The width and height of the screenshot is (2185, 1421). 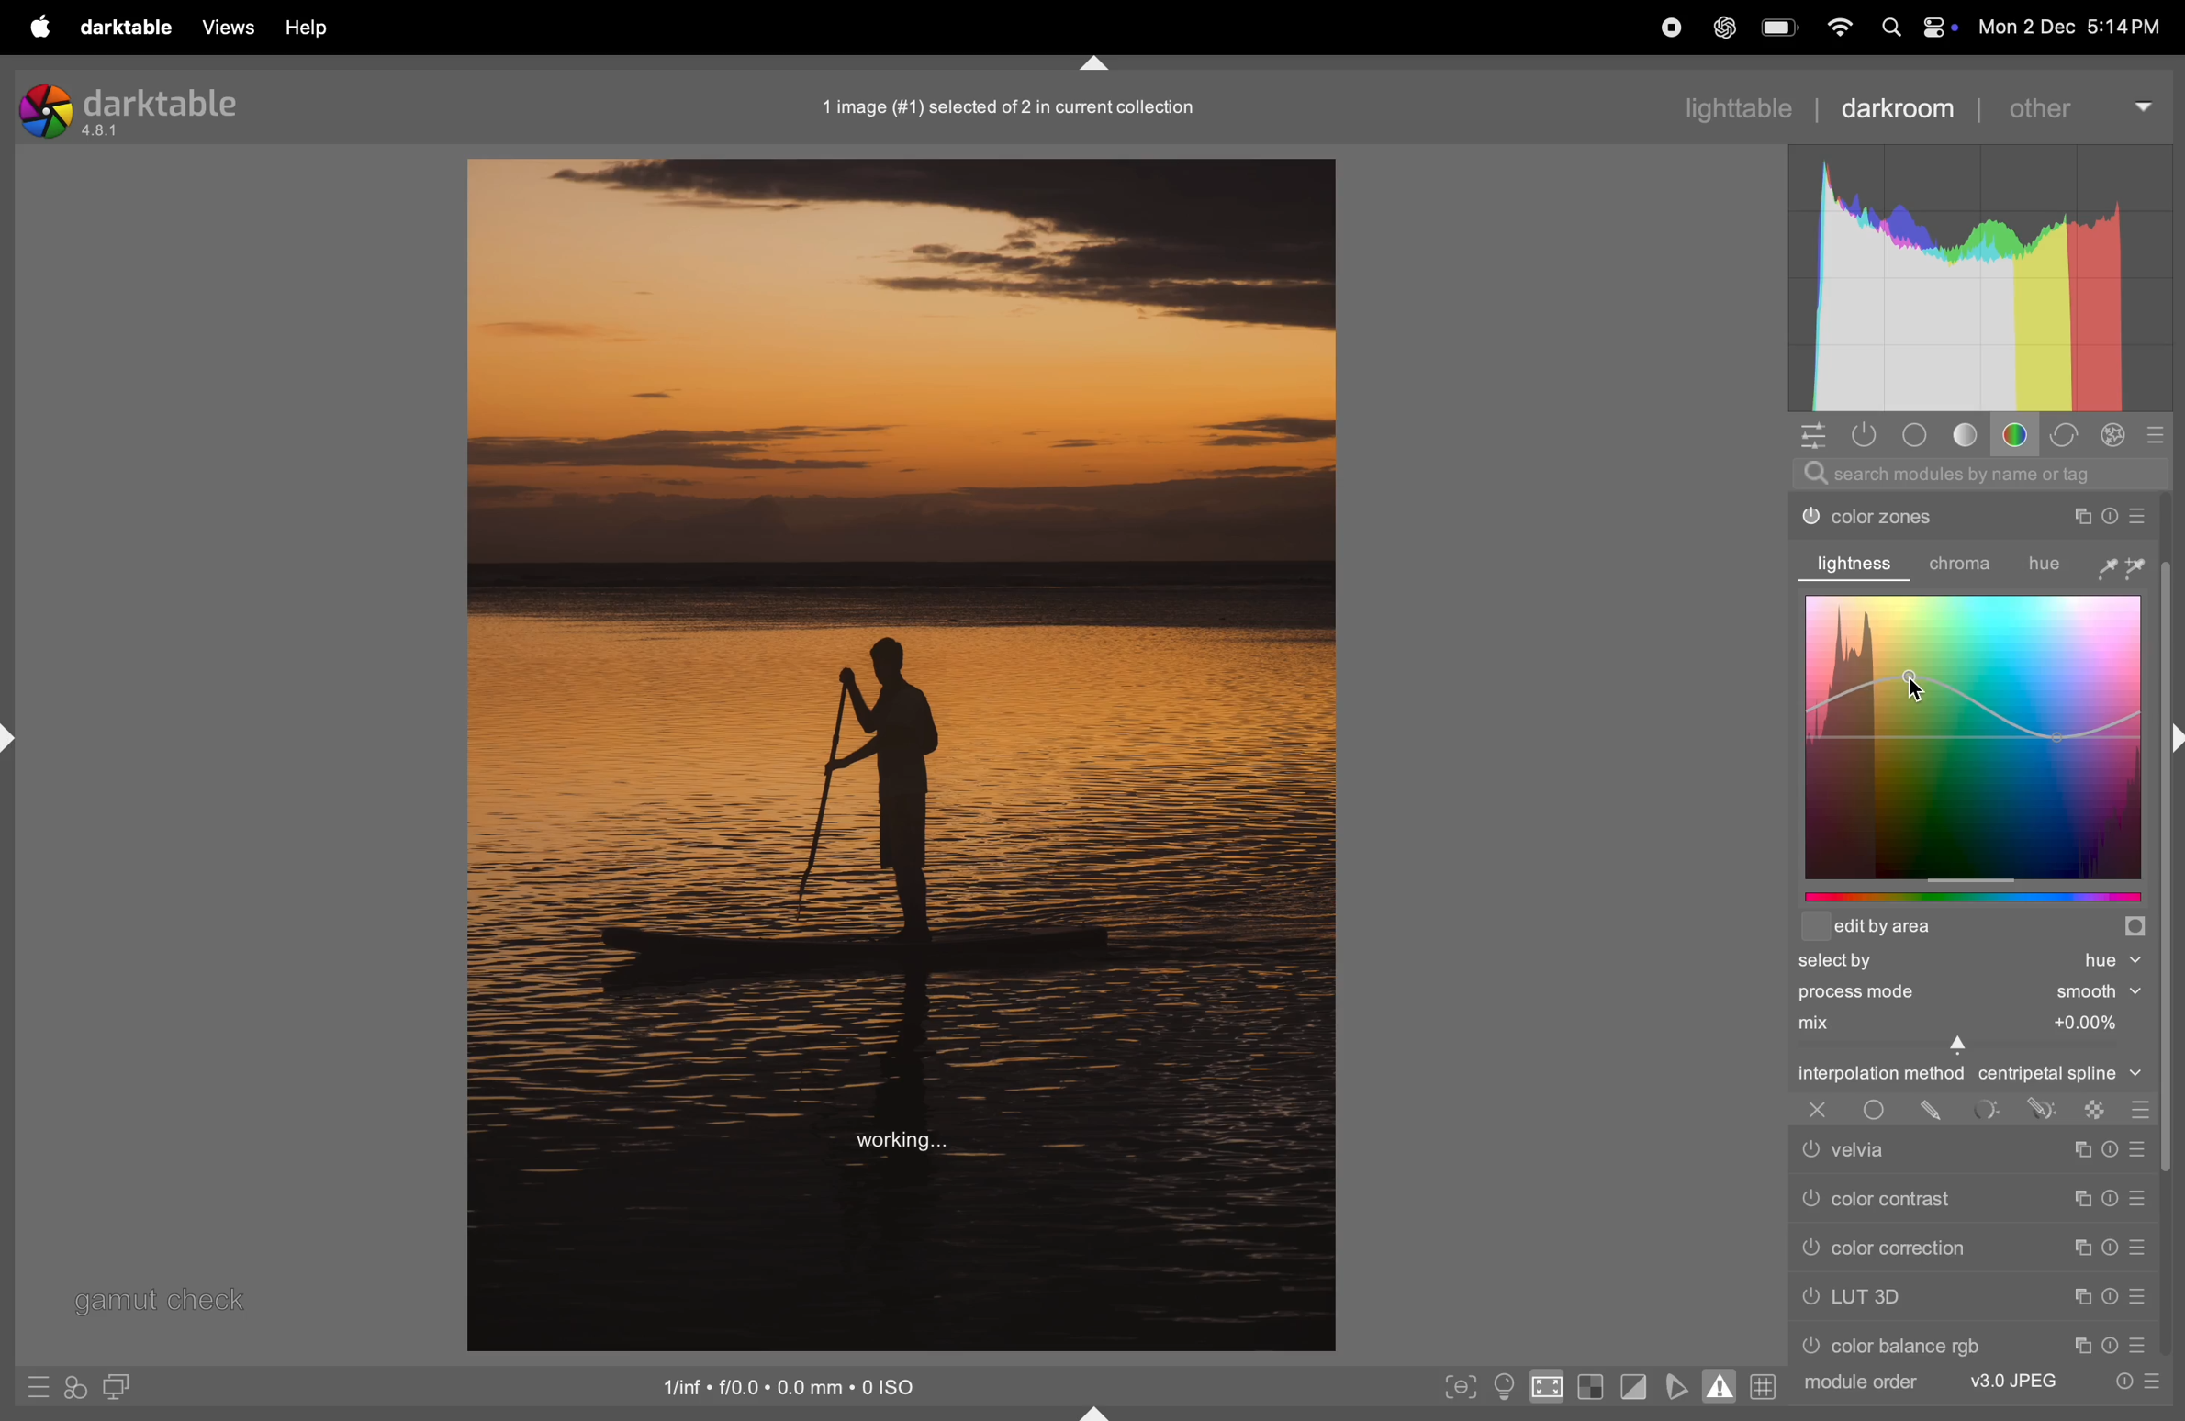 I want to click on color rgb balance, so click(x=1923, y=1343).